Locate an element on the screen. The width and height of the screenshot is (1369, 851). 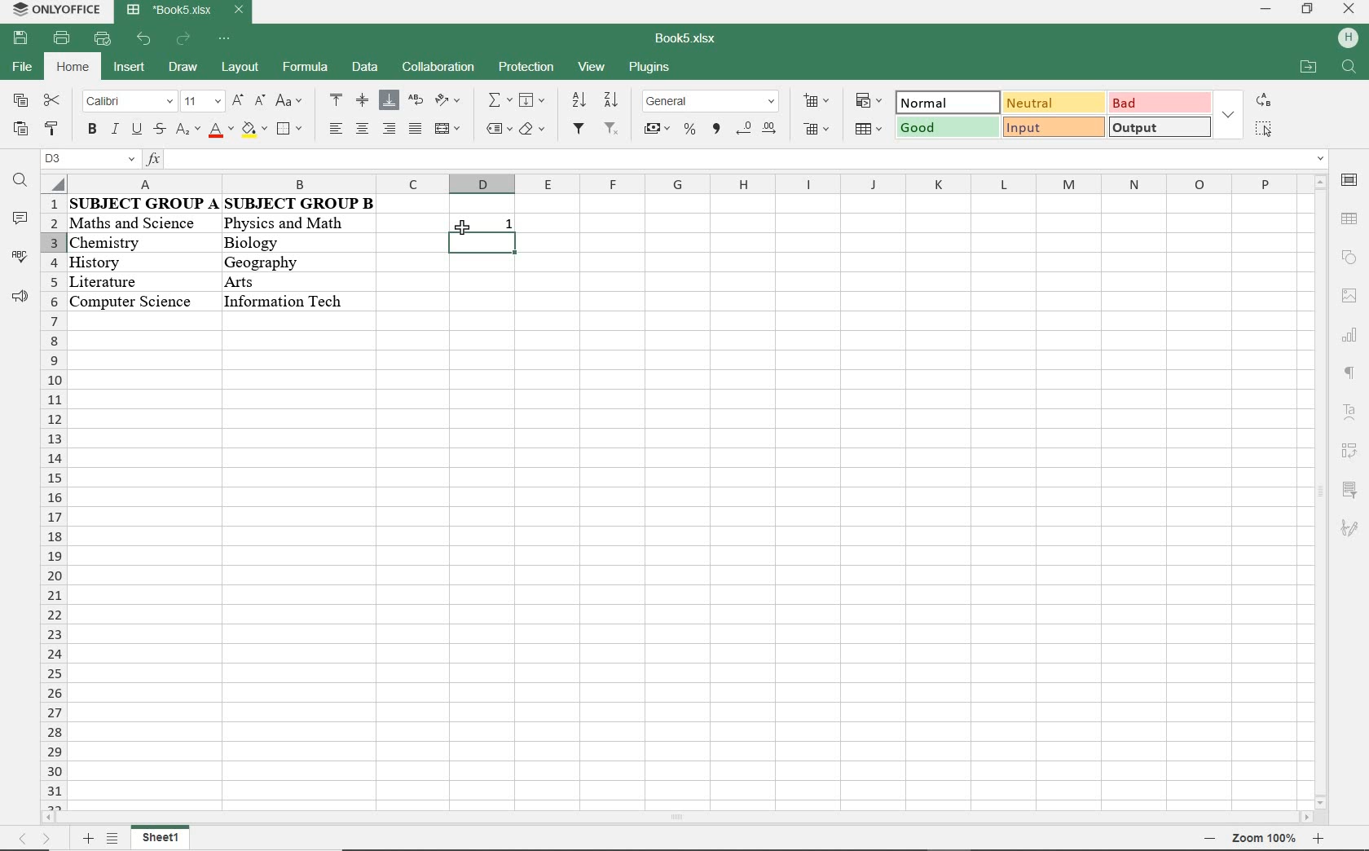
fill color is located at coordinates (255, 131).